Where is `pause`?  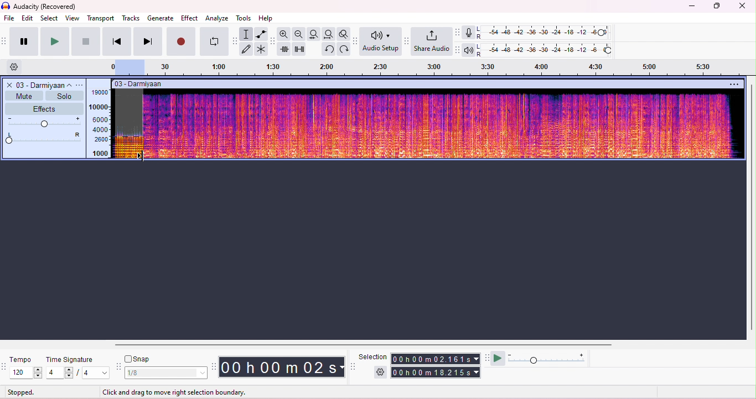
pause is located at coordinates (25, 41).